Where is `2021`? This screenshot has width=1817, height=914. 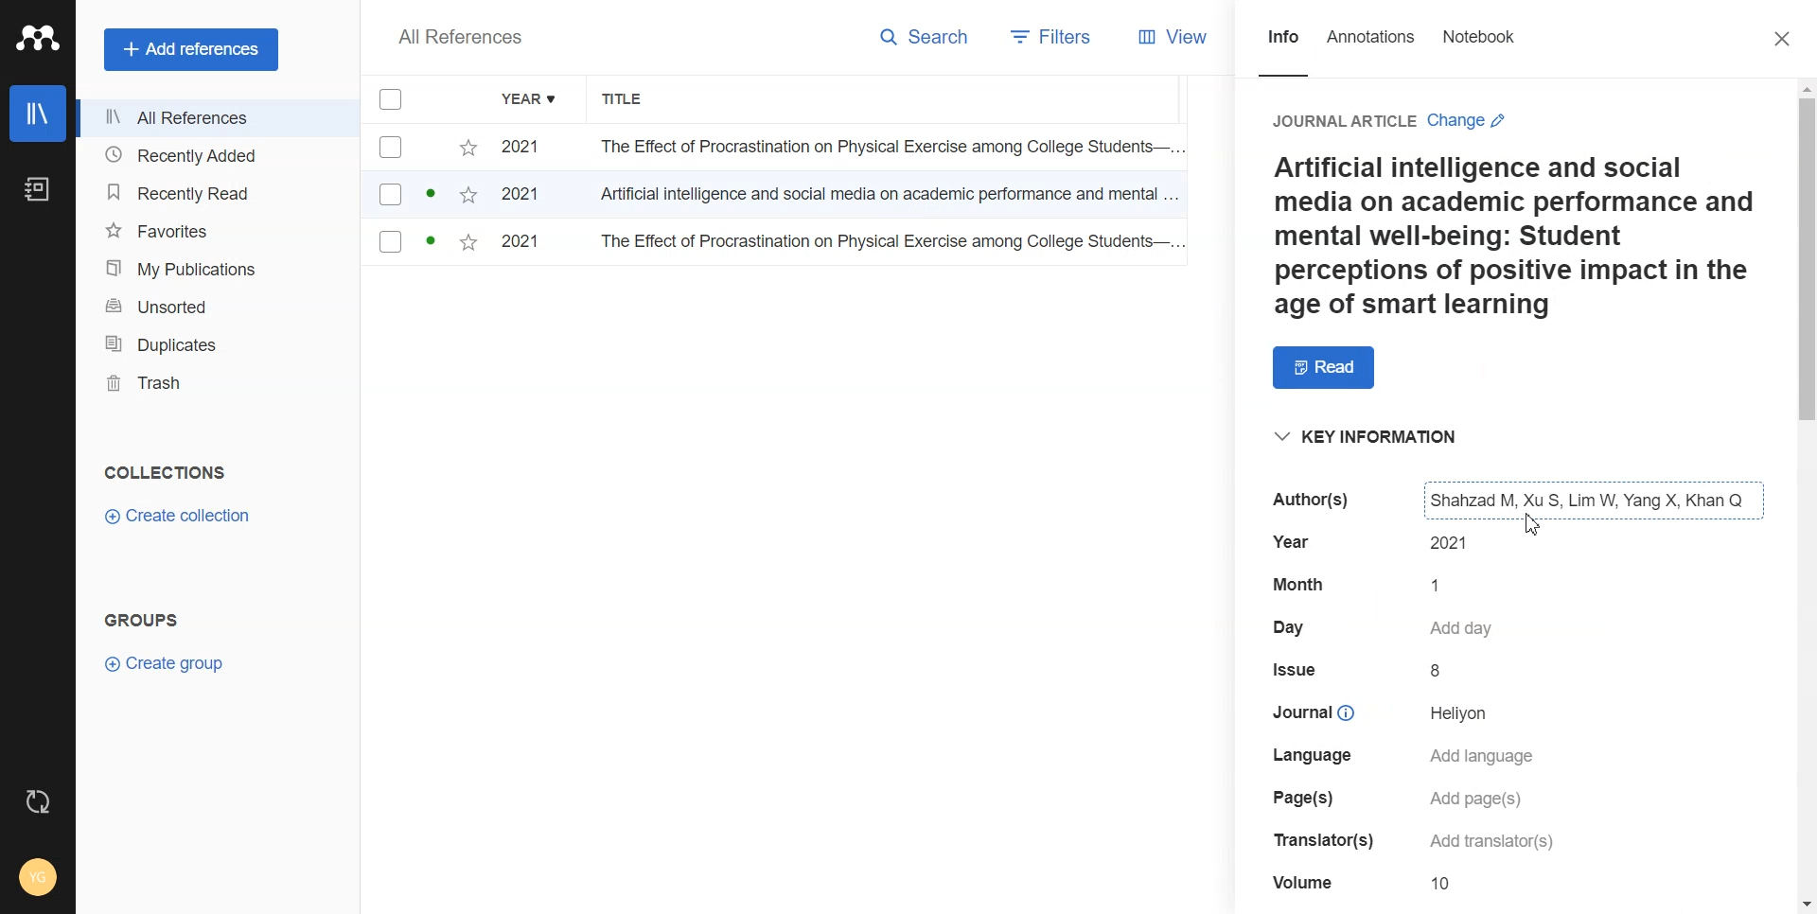 2021 is located at coordinates (528, 198).